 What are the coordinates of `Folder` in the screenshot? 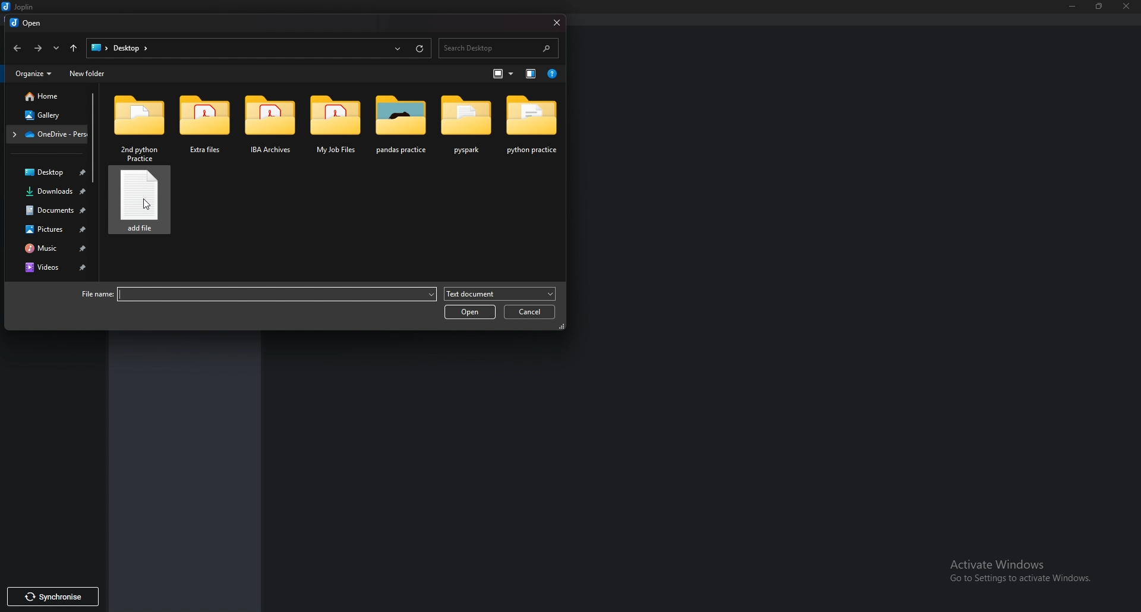 It's located at (399, 127).